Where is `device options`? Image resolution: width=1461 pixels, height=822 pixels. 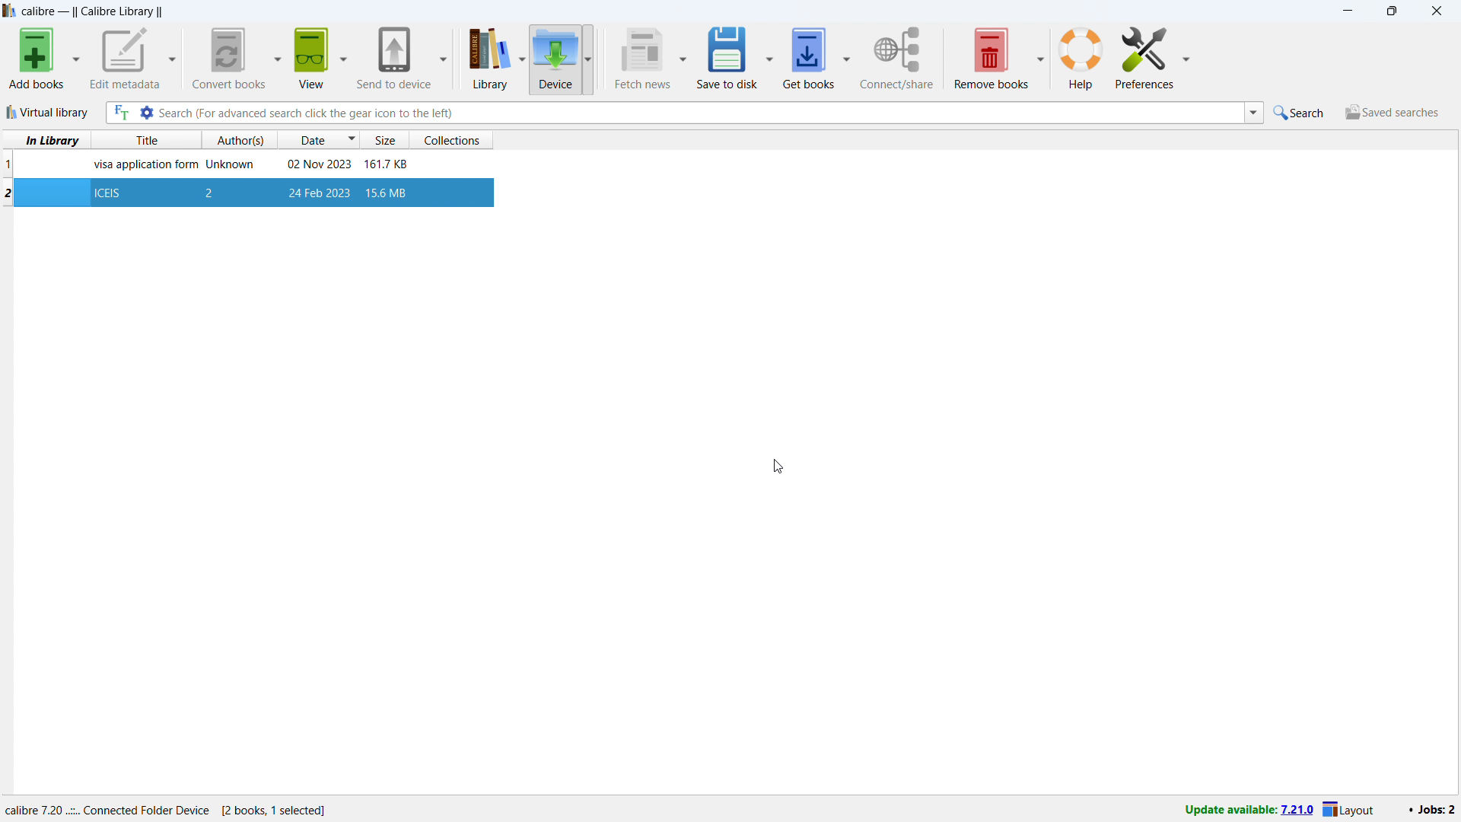
device options is located at coordinates (586, 59).